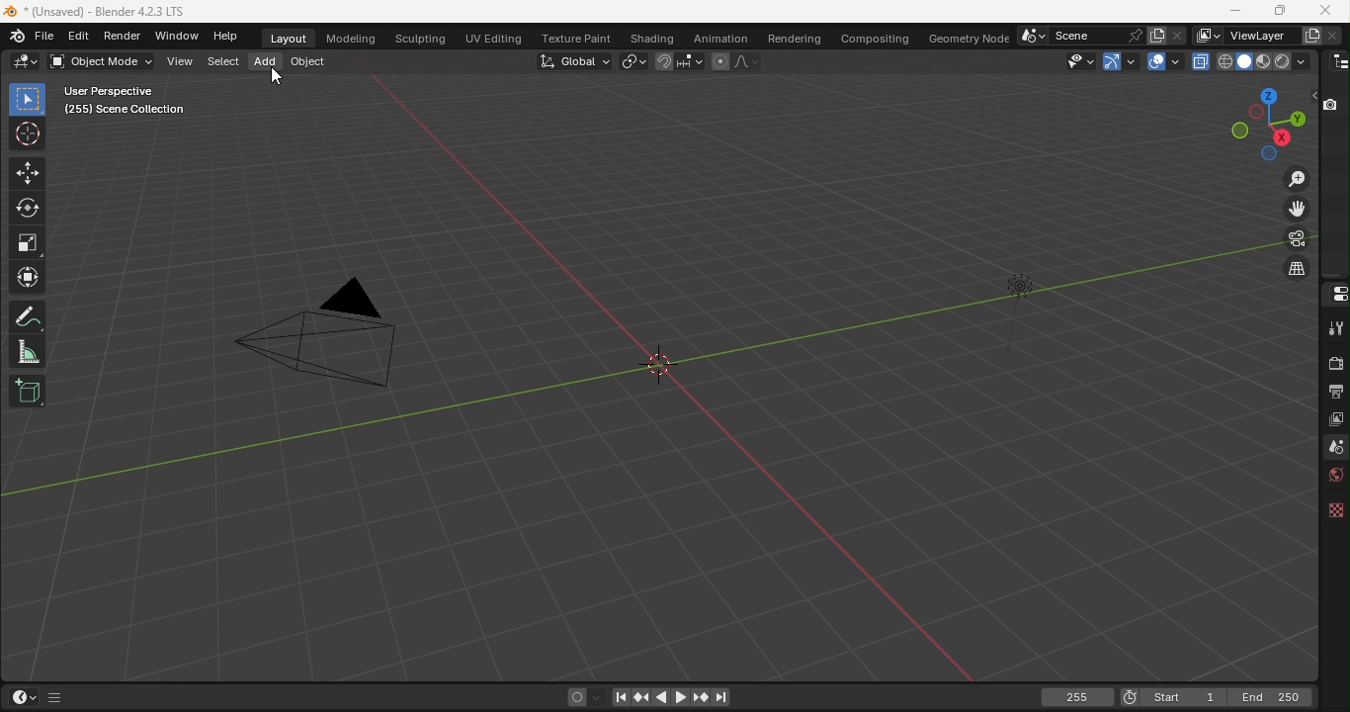  Describe the element at coordinates (57, 698) in the screenshot. I see `GUI show/hide` at that location.